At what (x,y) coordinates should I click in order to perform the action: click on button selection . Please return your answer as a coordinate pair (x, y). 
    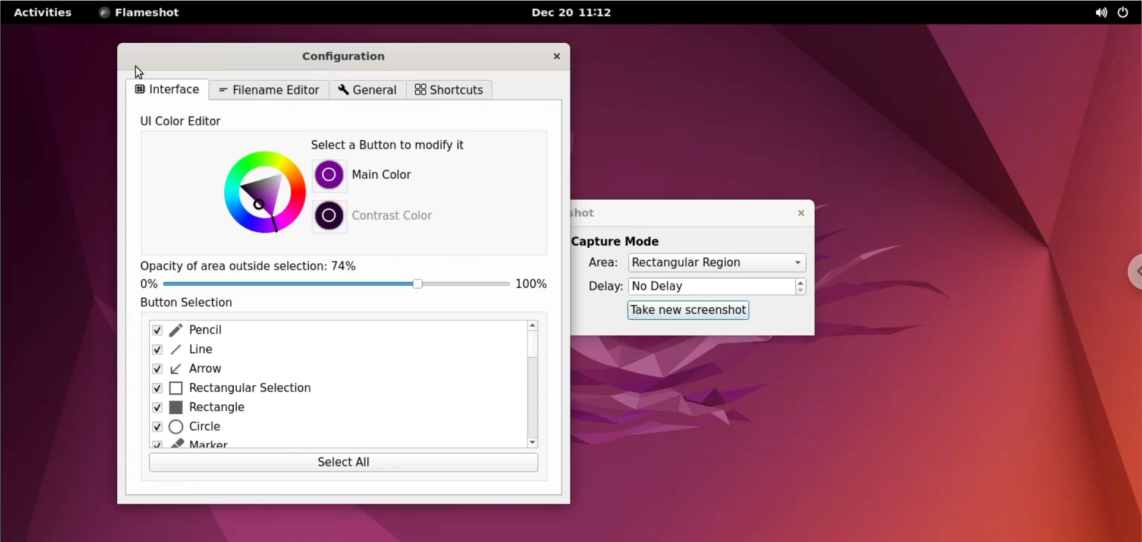
    Looking at the image, I should click on (190, 304).